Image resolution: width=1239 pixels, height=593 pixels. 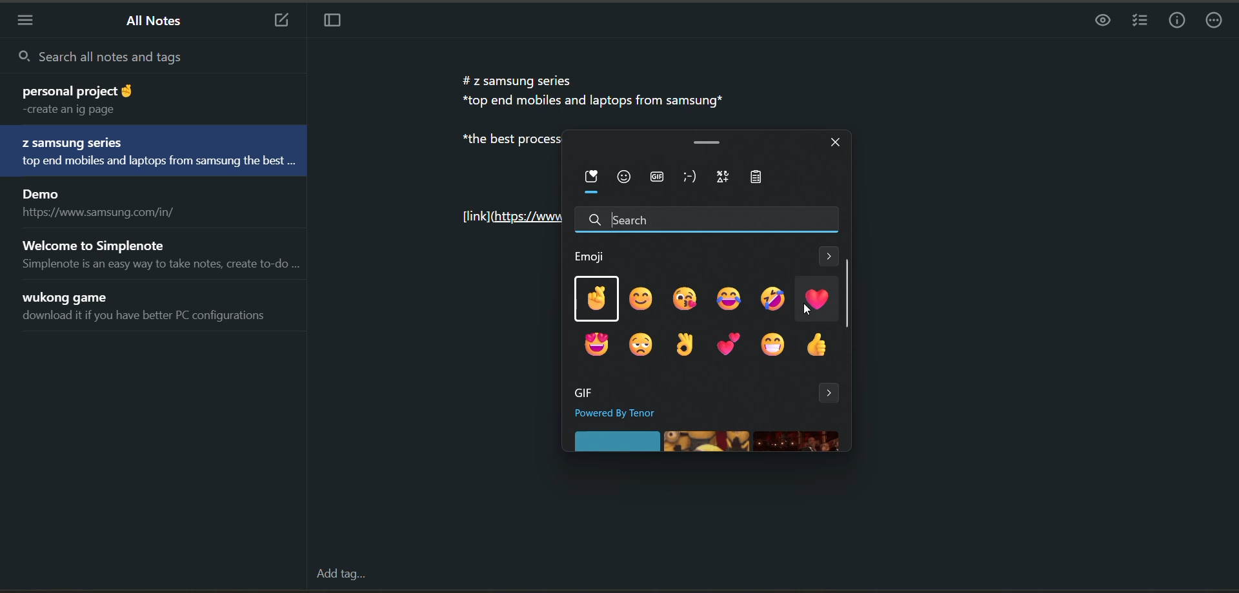 What do you see at coordinates (709, 219) in the screenshot?
I see `search` at bounding box center [709, 219].